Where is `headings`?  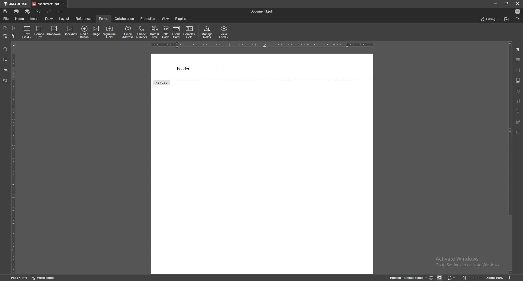
headings is located at coordinates (6, 69).